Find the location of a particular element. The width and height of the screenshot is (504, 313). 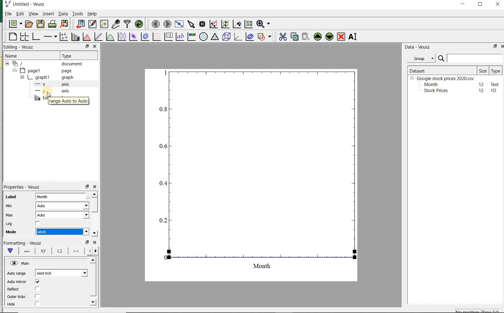

check/uncheck is located at coordinates (37, 224).